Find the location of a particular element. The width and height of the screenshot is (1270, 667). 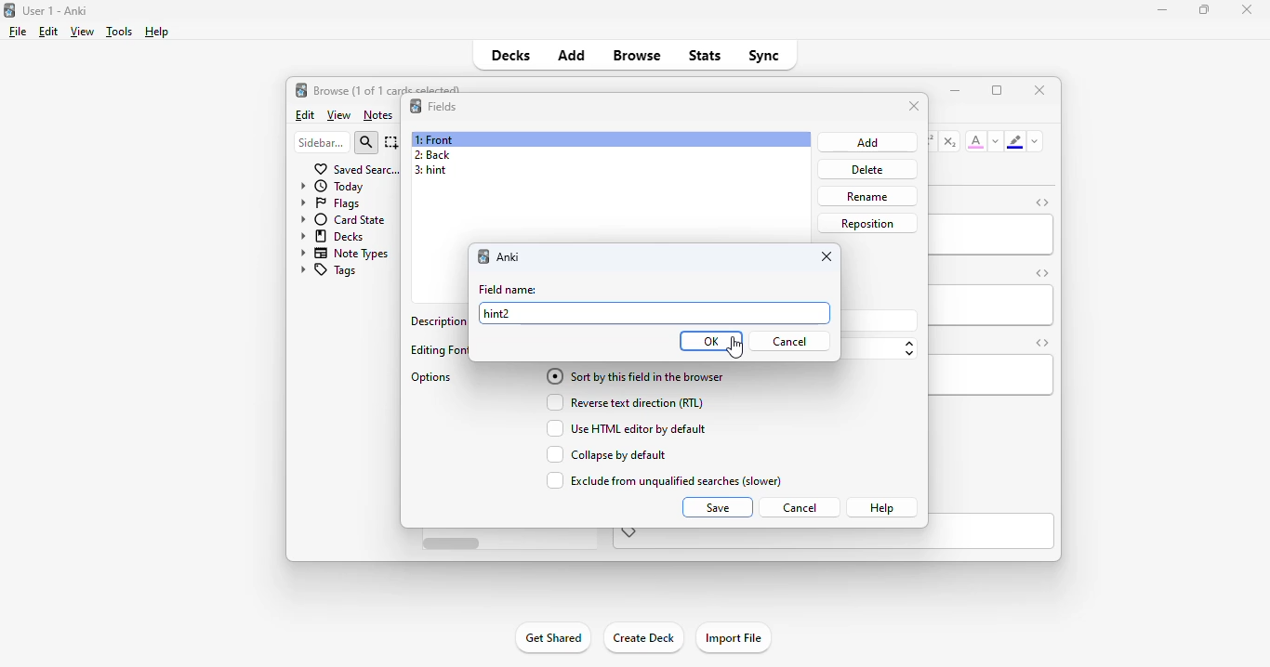

exclude from unqualified searches (slower) is located at coordinates (662, 480).